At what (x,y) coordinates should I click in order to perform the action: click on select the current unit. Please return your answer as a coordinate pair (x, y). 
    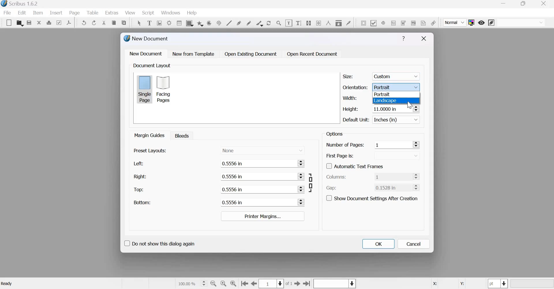
    Looking at the image, I should click on (498, 284).